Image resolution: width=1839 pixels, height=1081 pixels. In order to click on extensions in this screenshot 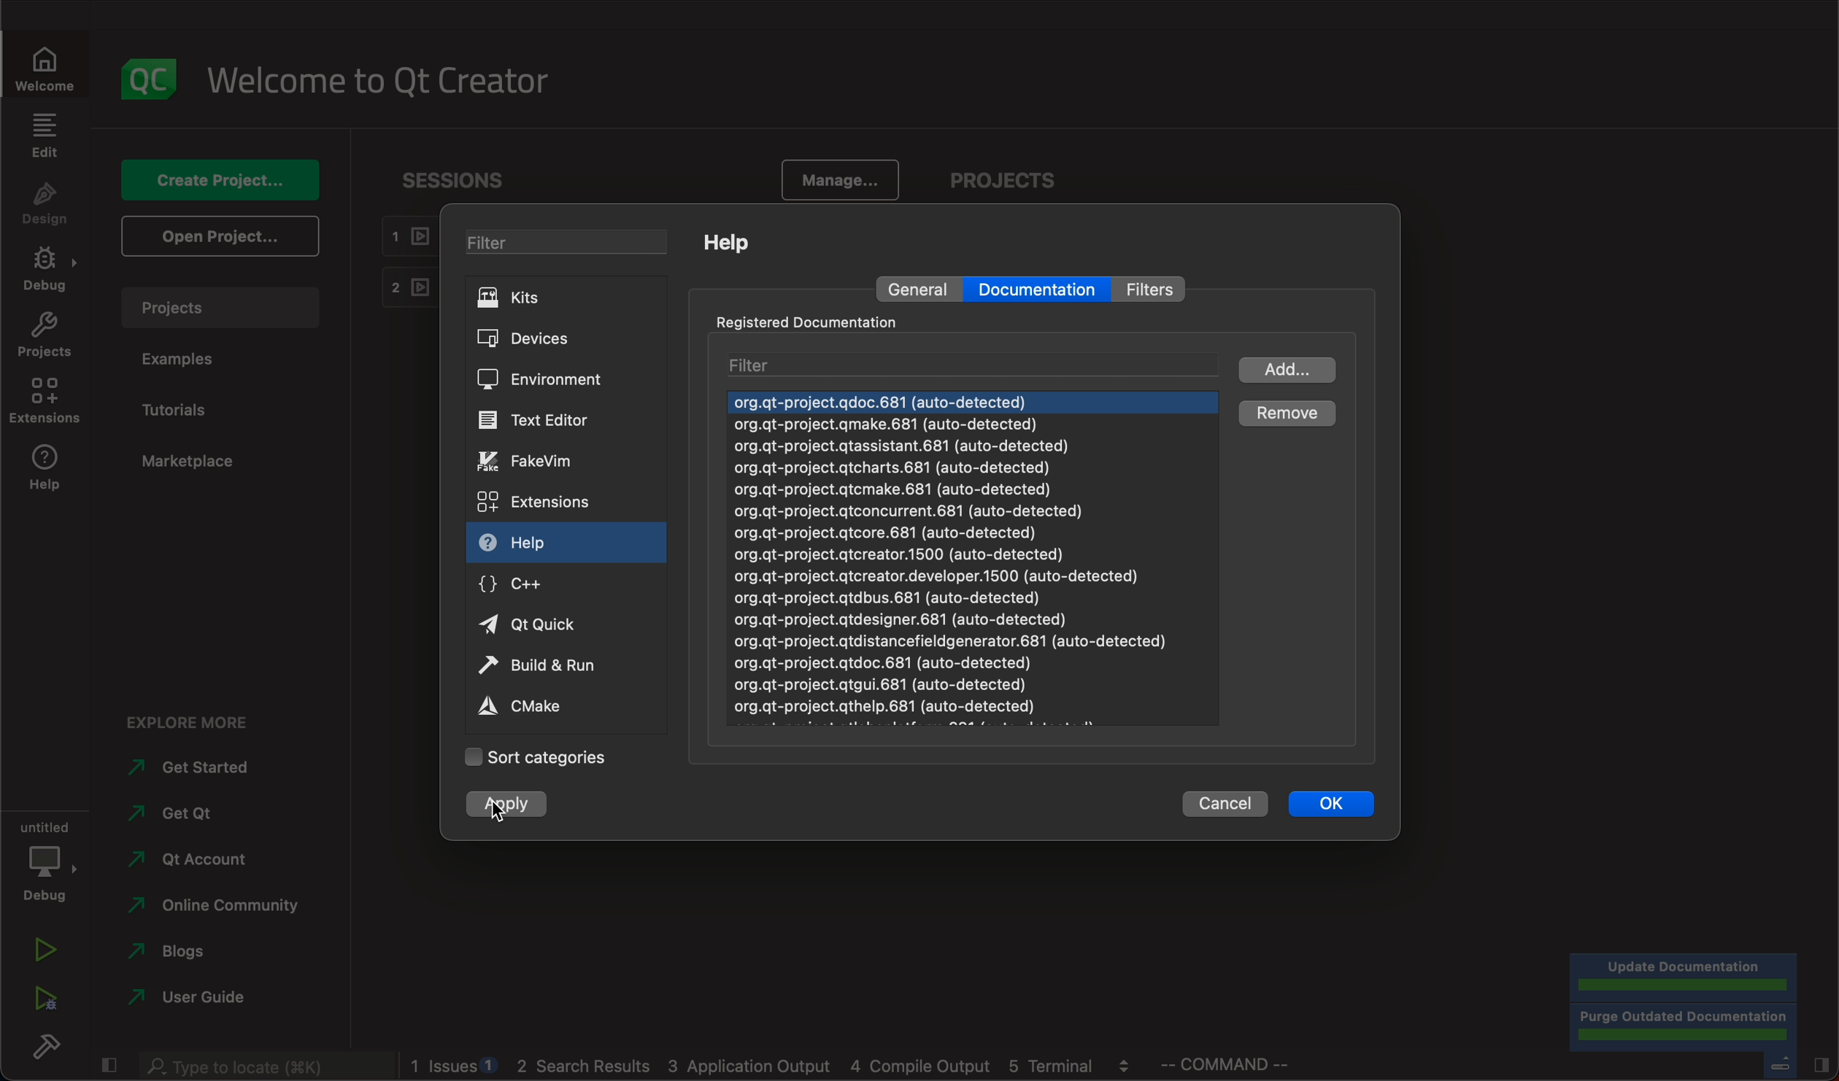, I will do `click(536, 500)`.